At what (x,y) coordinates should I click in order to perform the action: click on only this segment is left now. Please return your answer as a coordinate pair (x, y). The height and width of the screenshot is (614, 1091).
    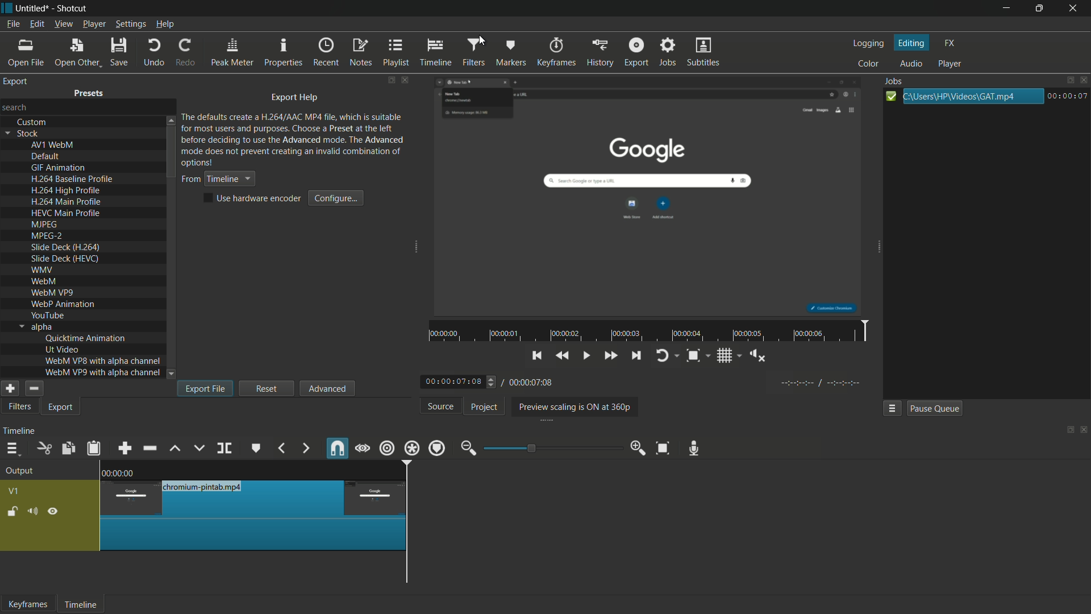
    Looking at the image, I should click on (254, 515).